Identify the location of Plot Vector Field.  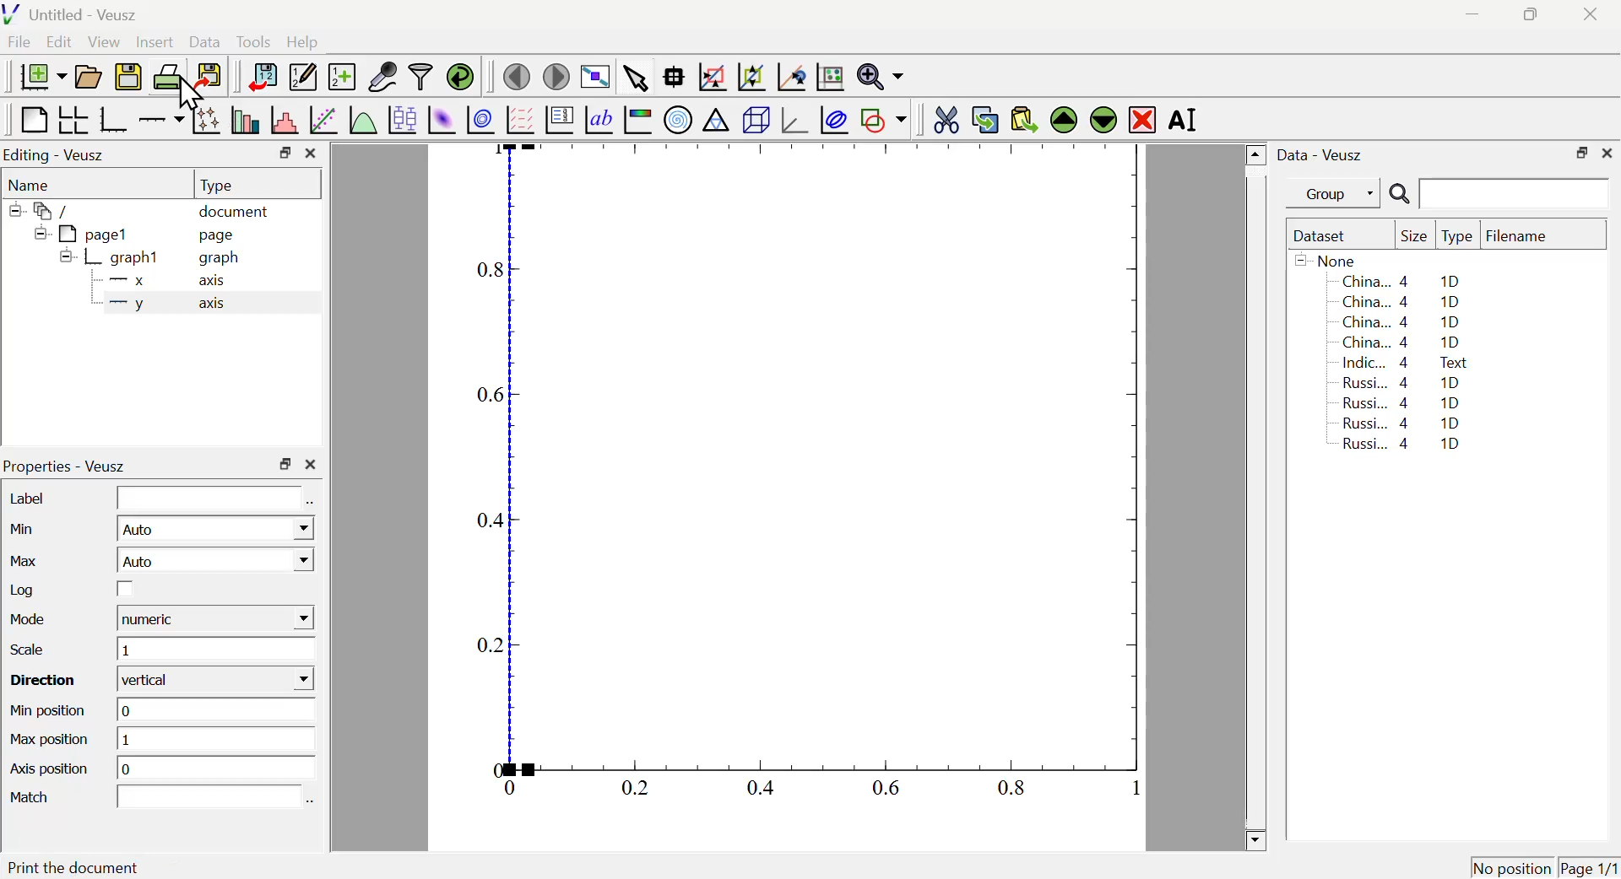
(518, 119).